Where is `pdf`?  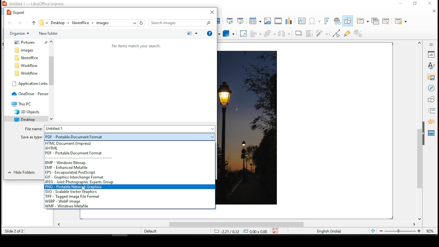
pdf is located at coordinates (74, 153).